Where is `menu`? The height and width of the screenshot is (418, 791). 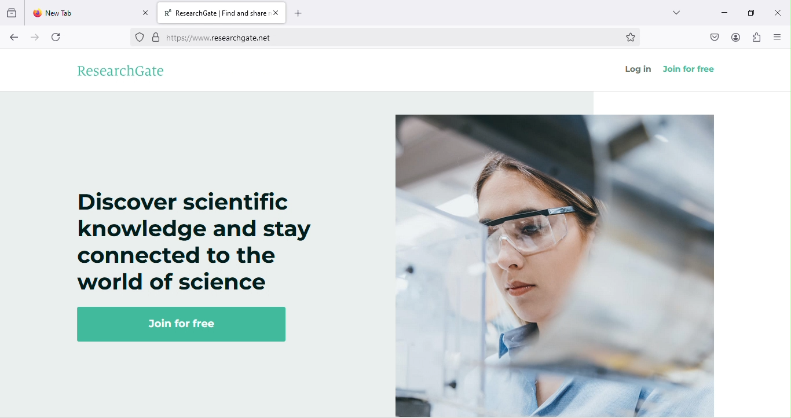 menu is located at coordinates (781, 36).